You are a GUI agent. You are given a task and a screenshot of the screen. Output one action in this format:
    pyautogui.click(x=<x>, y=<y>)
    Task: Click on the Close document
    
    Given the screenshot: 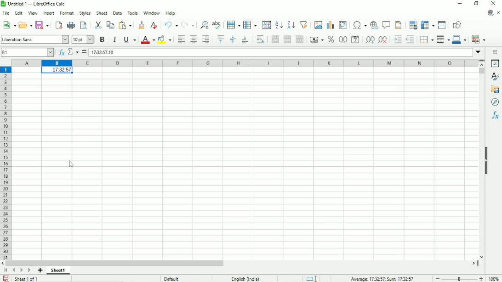 What is the action you would take?
    pyautogui.click(x=499, y=13)
    